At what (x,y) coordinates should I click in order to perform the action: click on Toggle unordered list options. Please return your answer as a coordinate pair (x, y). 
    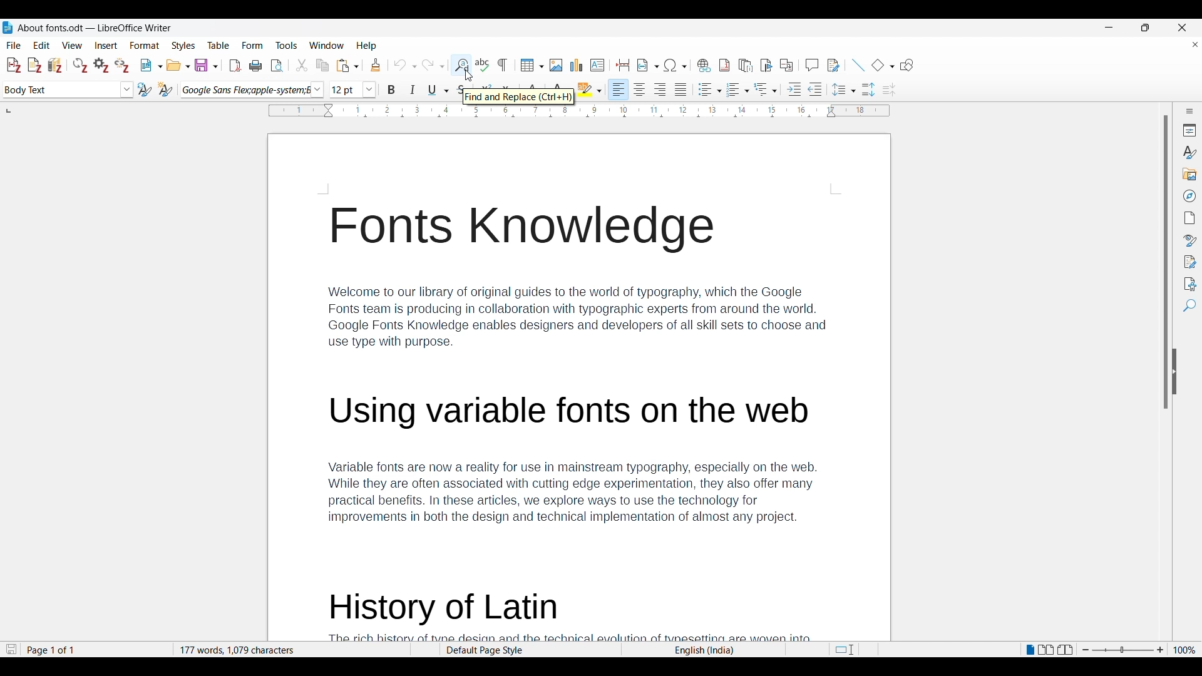
    Looking at the image, I should click on (709, 90).